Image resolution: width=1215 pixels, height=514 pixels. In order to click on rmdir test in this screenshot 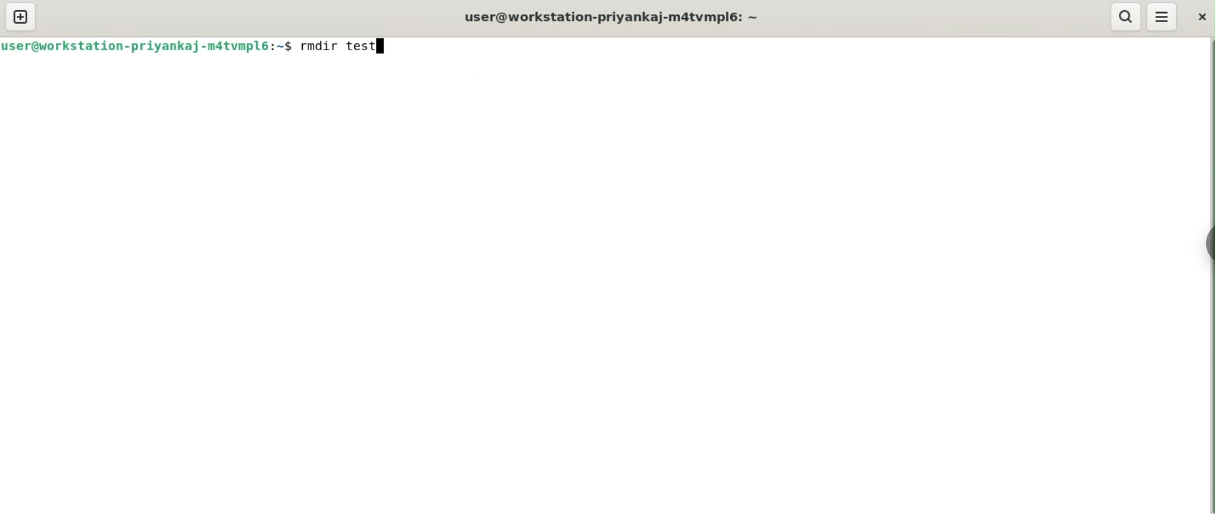, I will do `click(347, 46)`.